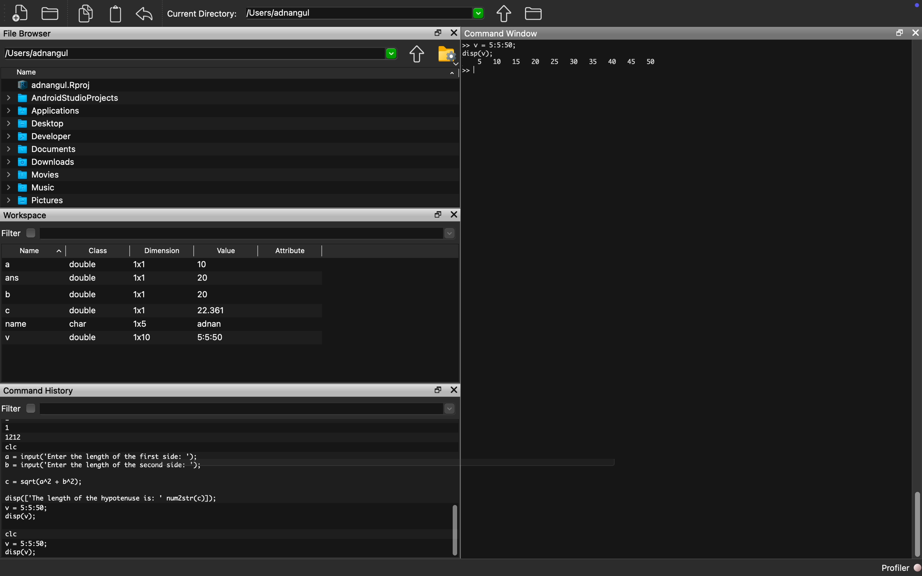  I want to click on Desktop, so click(34, 124).